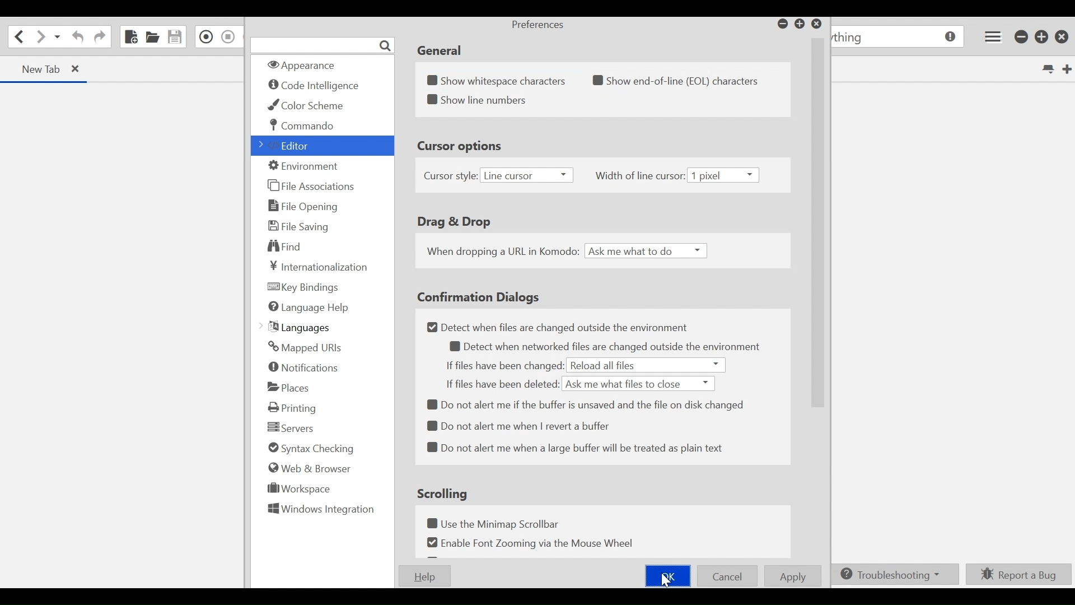  What do you see at coordinates (305, 207) in the screenshot?
I see `File Opening` at bounding box center [305, 207].